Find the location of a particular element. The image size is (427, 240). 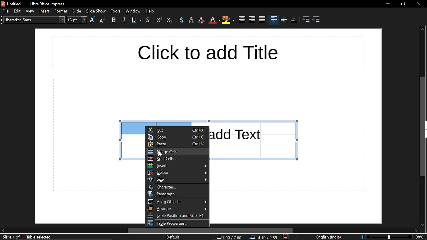

Uppercase is located at coordinates (93, 20).